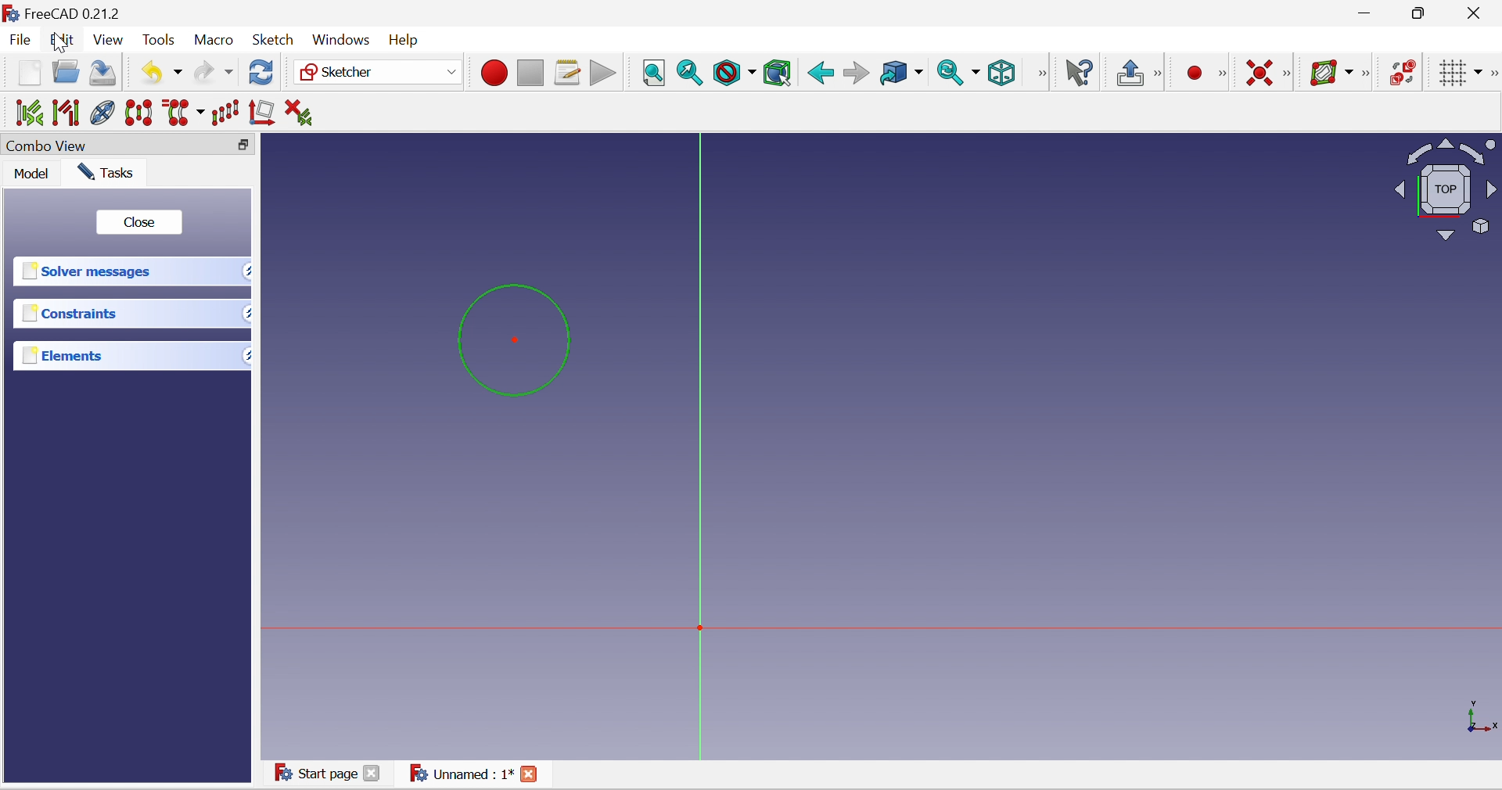  What do you see at coordinates (735, 74) in the screenshot?
I see `Draw style` at bounding box center [735, 74].